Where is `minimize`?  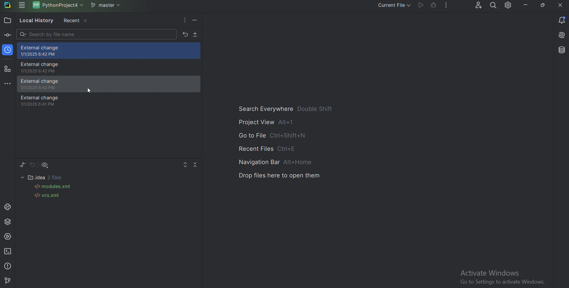
minimize is located at coordinates (526, 5).